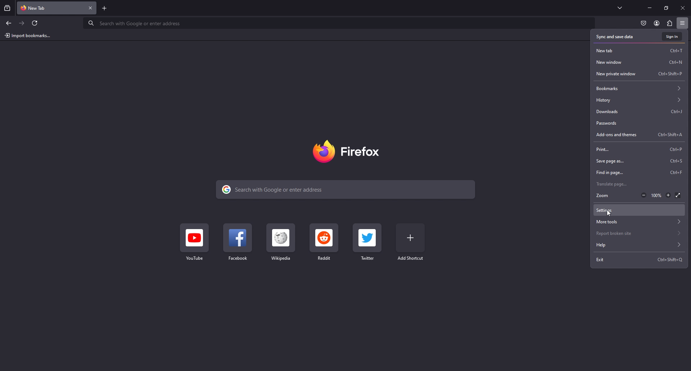 The image size is (691, 371). Describe the element at coordinates (650, 7) in the screenshot. I see `minimize` at that location.